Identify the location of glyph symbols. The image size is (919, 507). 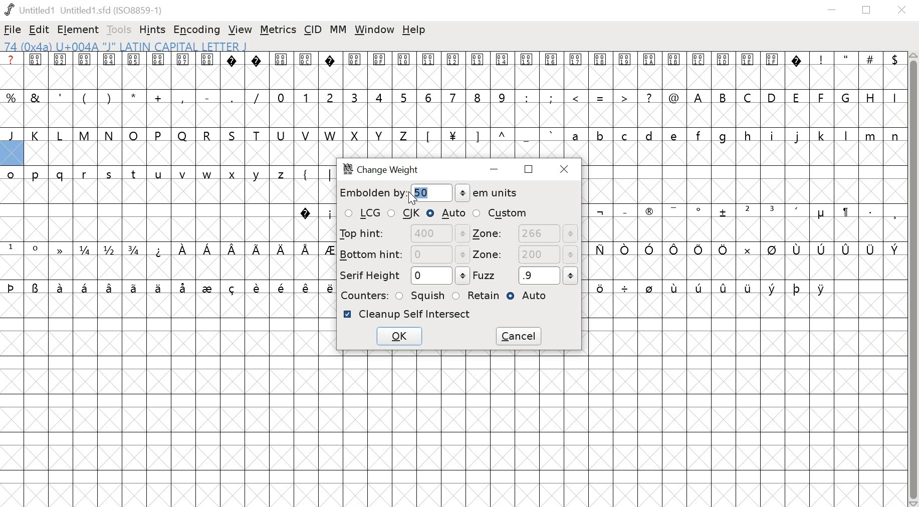
(402, 60).